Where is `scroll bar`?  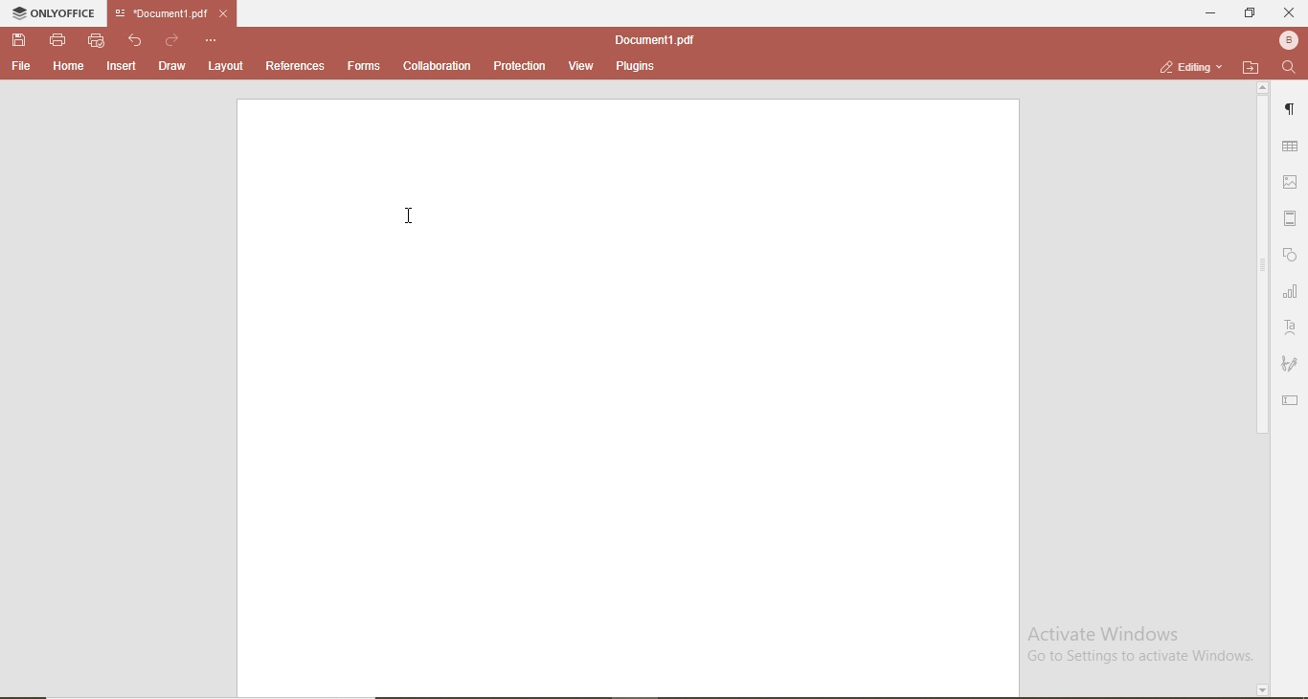 scroll bar is located at coordinates (1262, 390).